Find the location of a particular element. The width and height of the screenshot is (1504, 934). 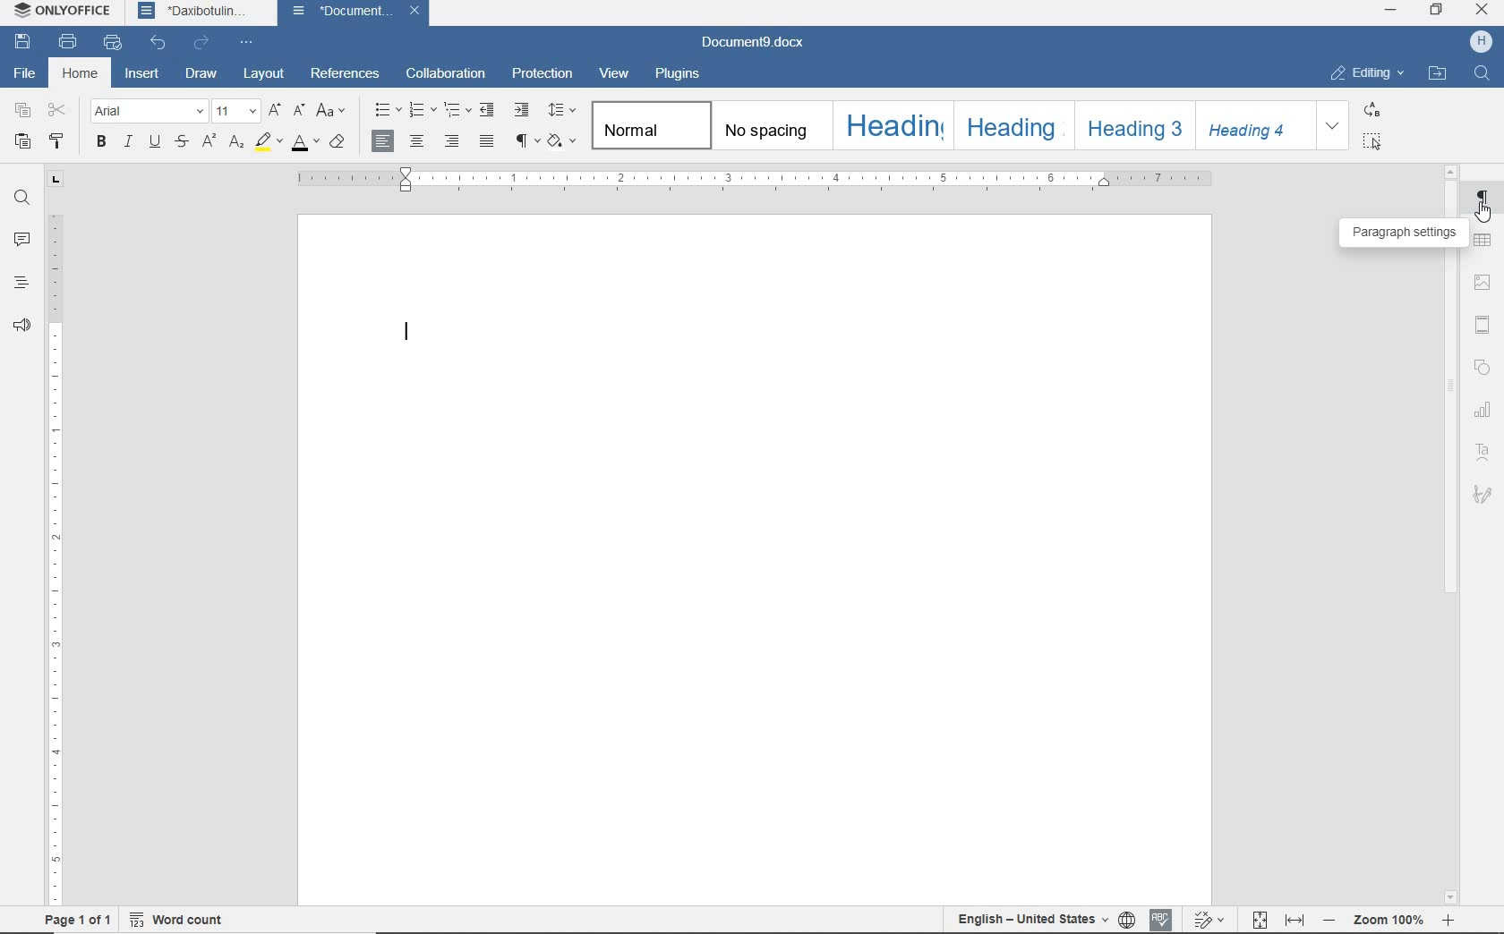

align left is located at coordinates (384, 142).